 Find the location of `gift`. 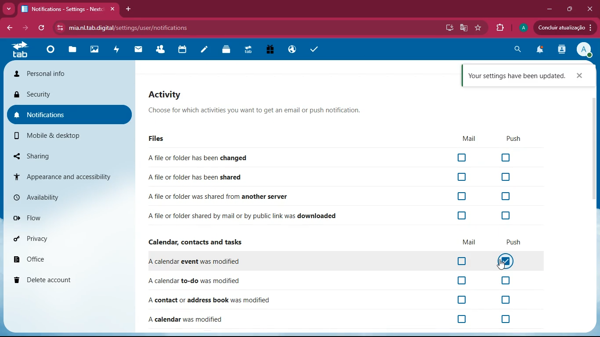

gift is located at coordinates (271, 50).